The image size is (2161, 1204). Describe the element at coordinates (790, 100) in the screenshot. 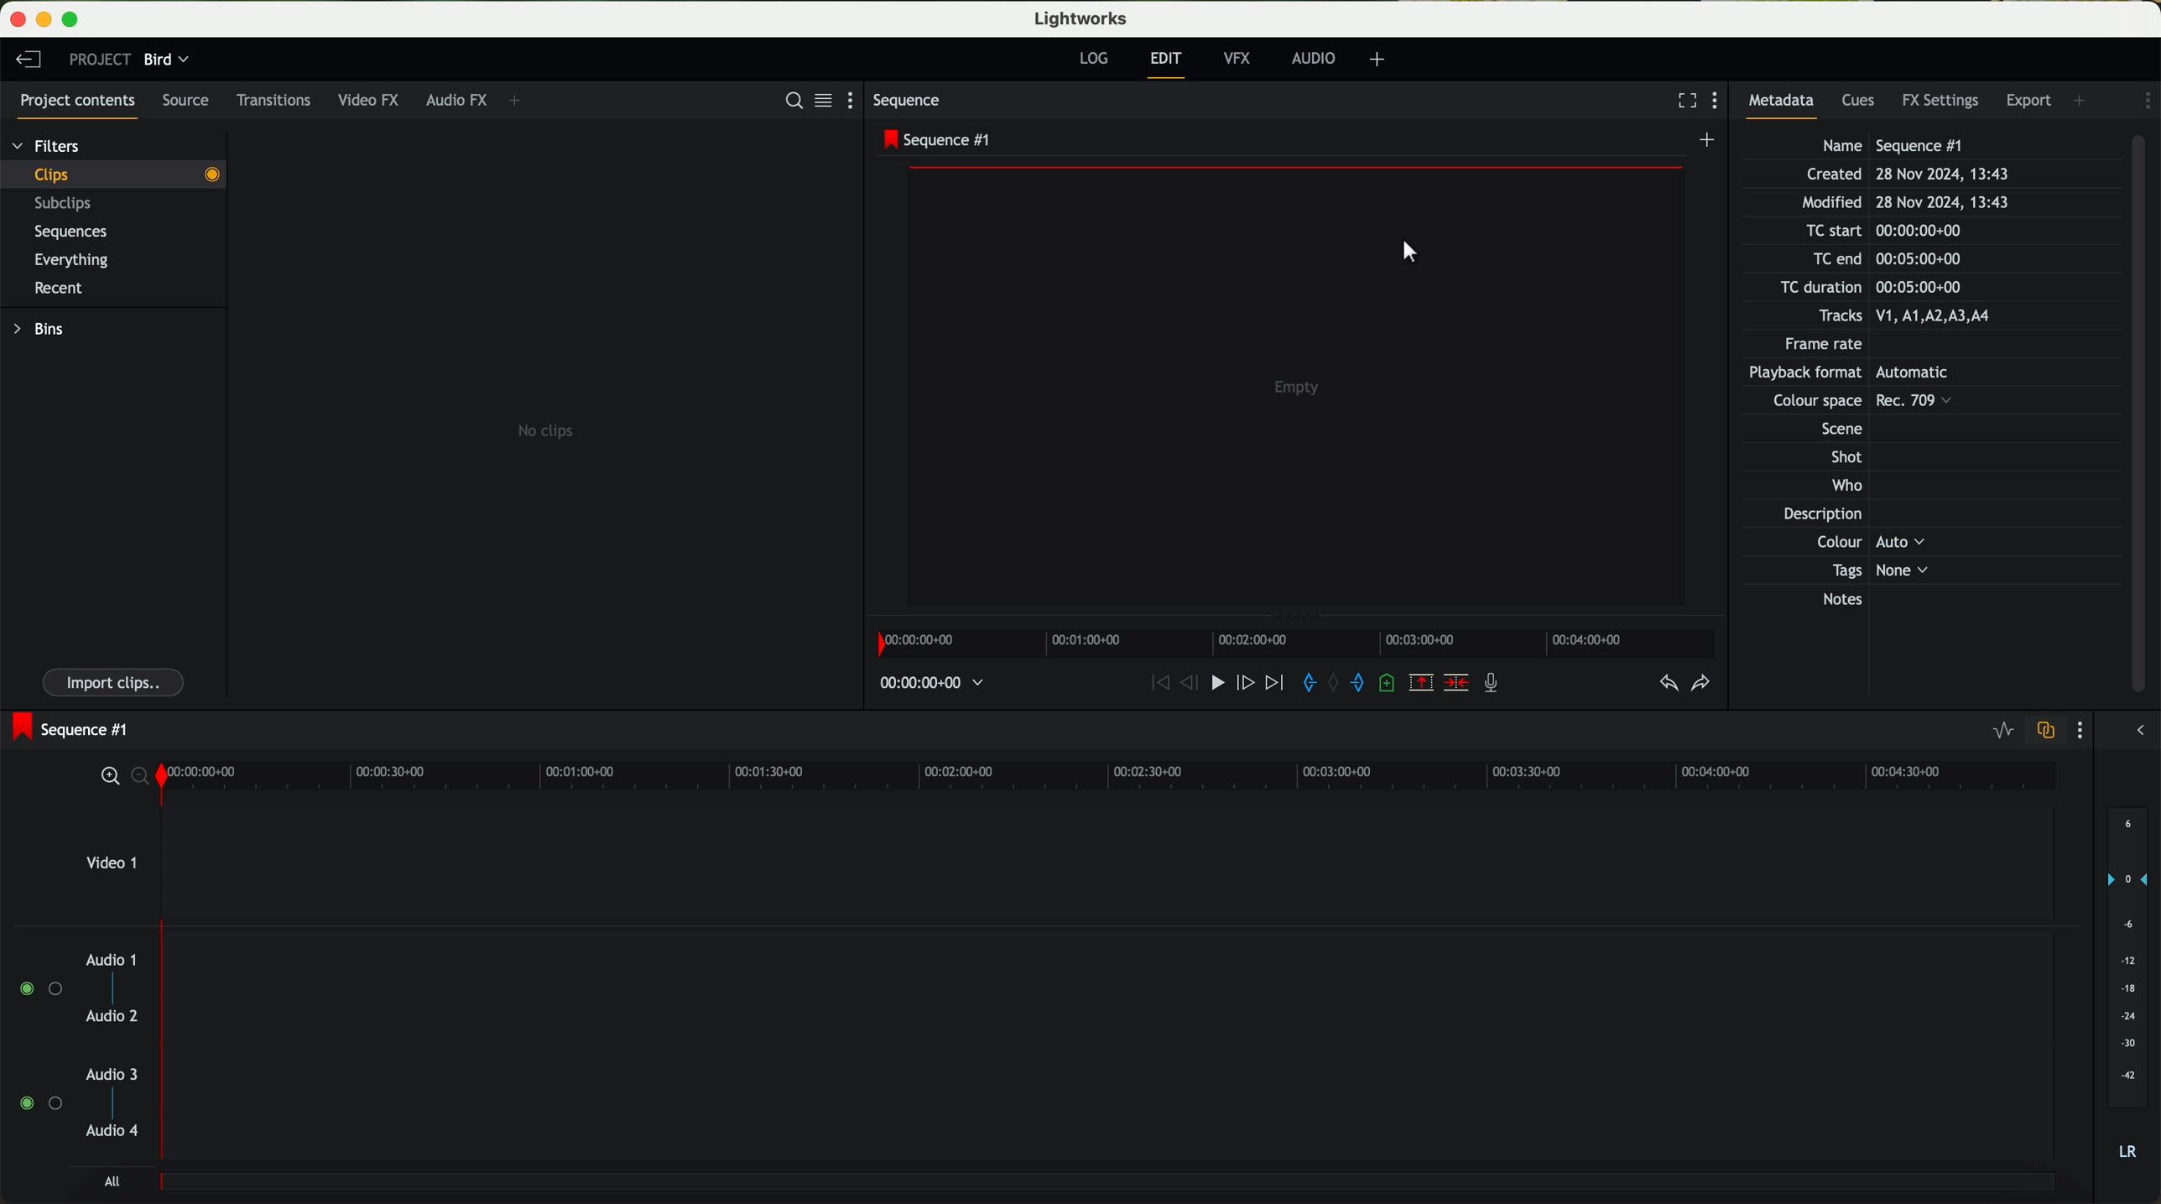

I see `search for assets or bins` at that location.